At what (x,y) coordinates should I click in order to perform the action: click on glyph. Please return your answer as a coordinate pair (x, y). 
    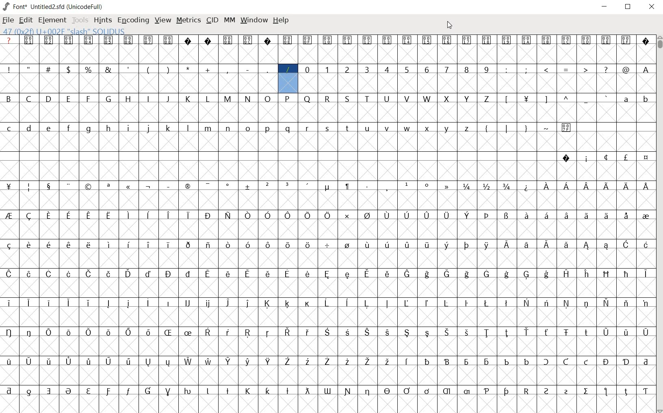
    Looking at the image, I should click on (467, 332).